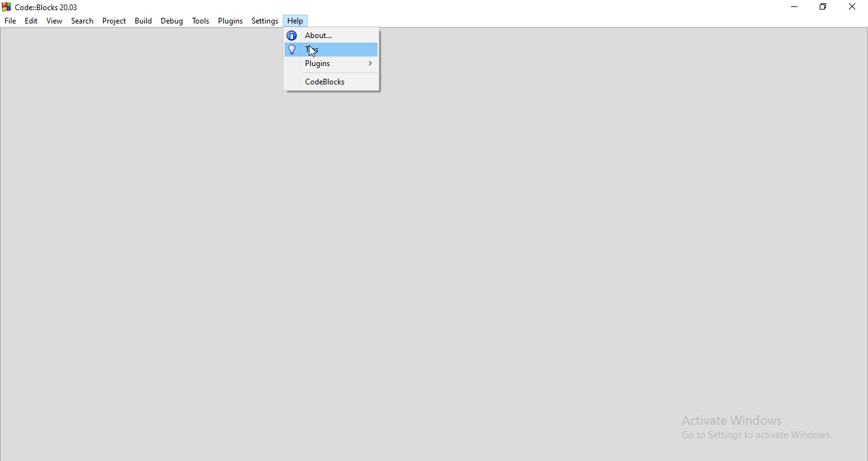 The width and height of the screenshot is (868, 461). Describe the element at coordinates (10, 21) in the screenshot. I see `File` at that location.